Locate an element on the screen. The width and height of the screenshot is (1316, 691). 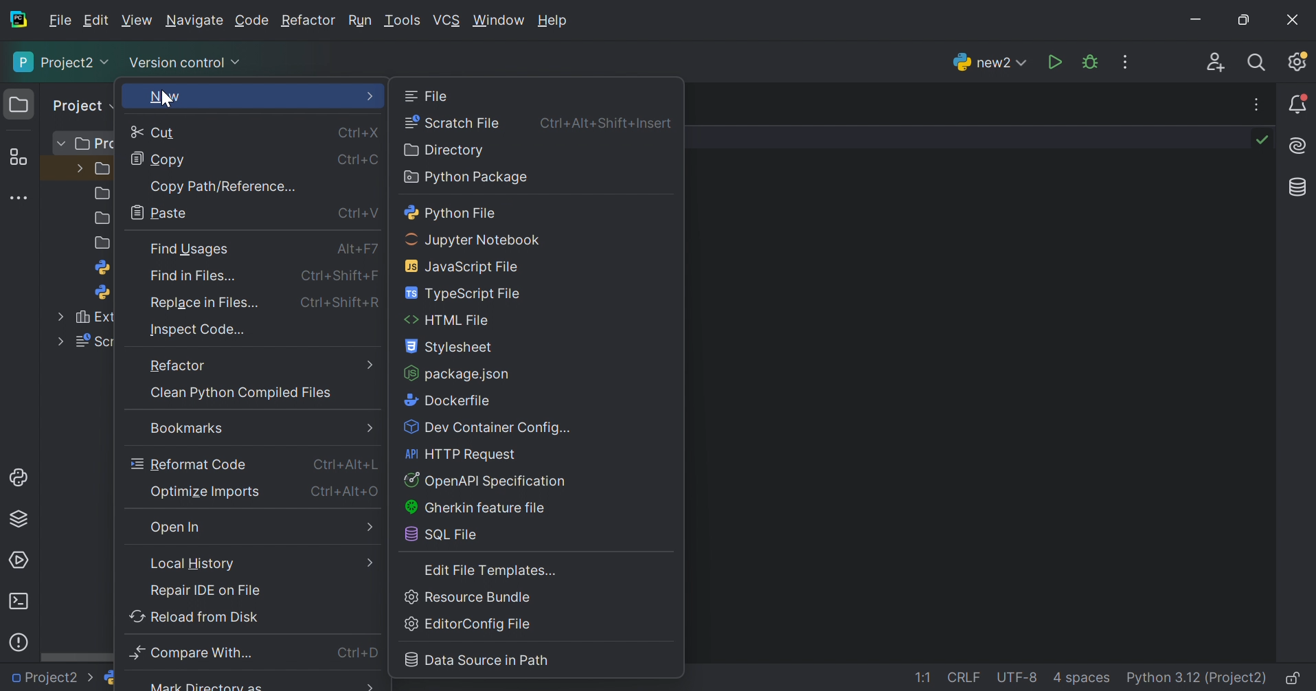
Python console is located at coordinates (20, 478).